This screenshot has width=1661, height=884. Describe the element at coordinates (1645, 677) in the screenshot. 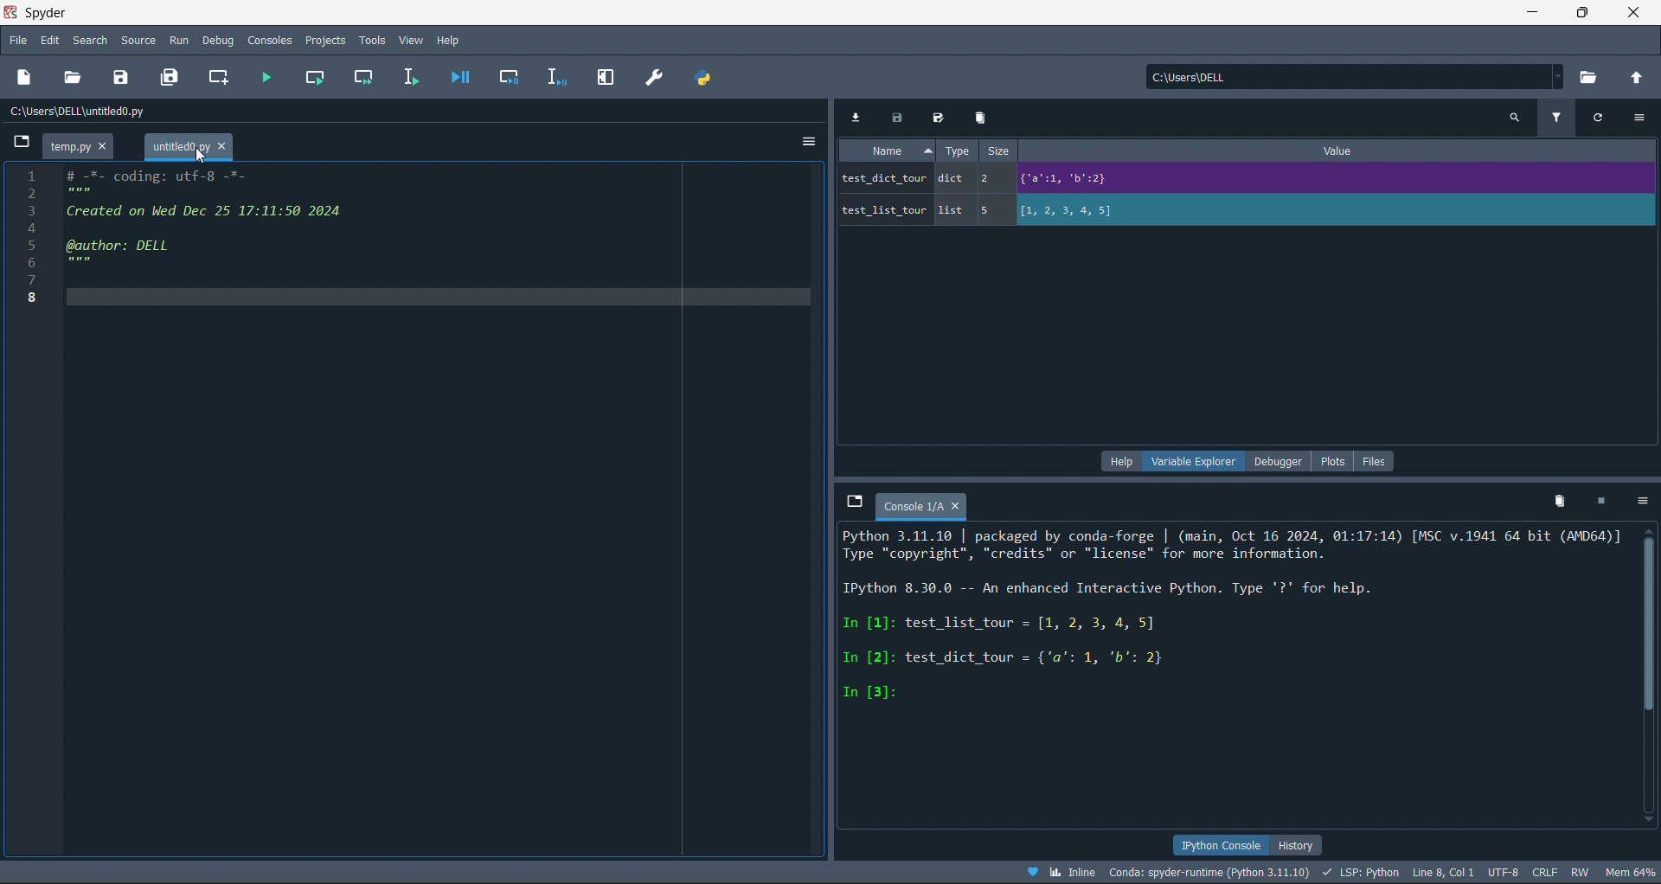

I see `Scroll bar` at that location.